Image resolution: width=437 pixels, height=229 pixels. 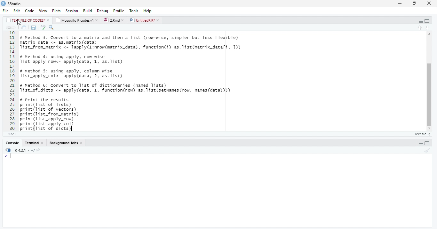 What do you see at coordinates (400, 3) in the screenshot?
I see `Minimize` at bounding box center [400, 3].